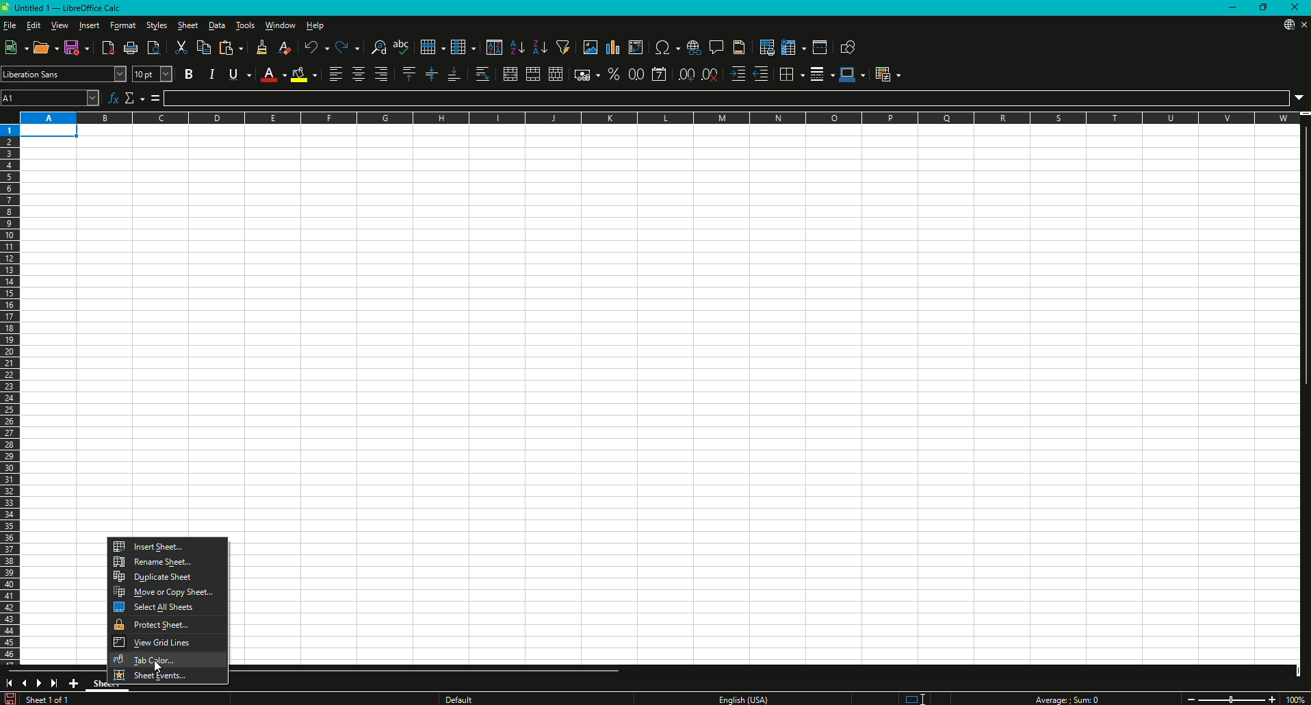  What do you see at coordinates (381, 74) in the screenshot?
I see `Align Right` at bounding box center [381, 74].